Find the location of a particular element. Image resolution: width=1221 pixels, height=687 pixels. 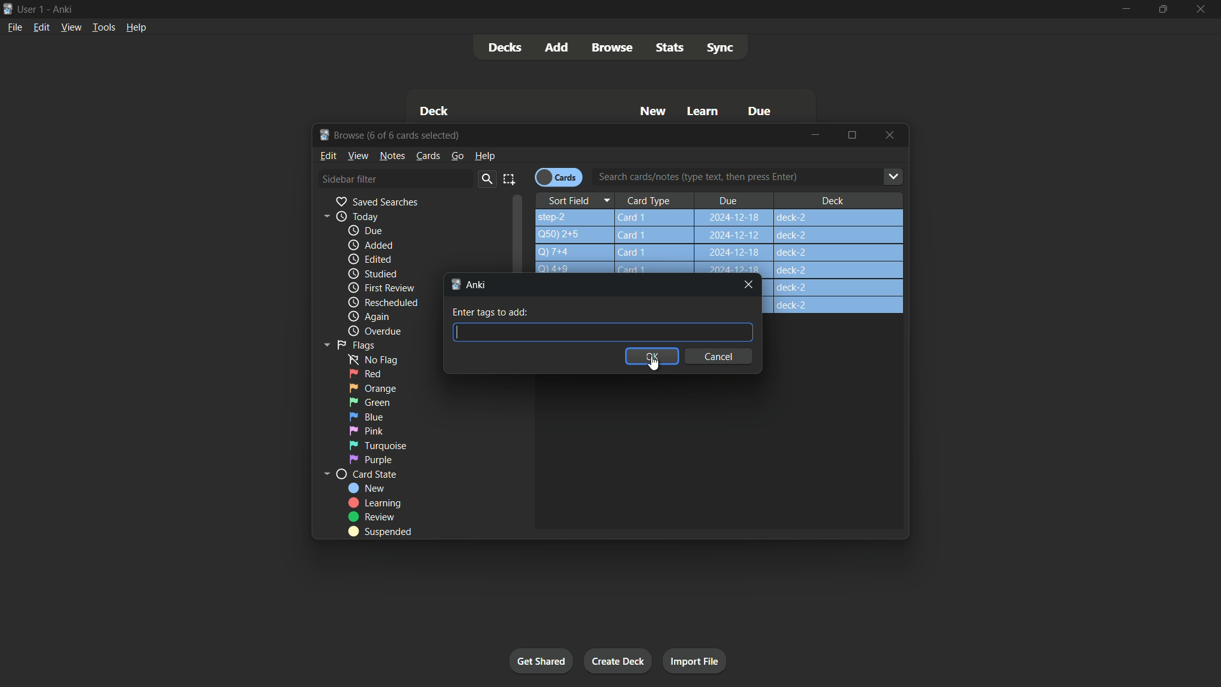

Search cards/notes (type text, then press Enter) is located at coordinates (753, 178).